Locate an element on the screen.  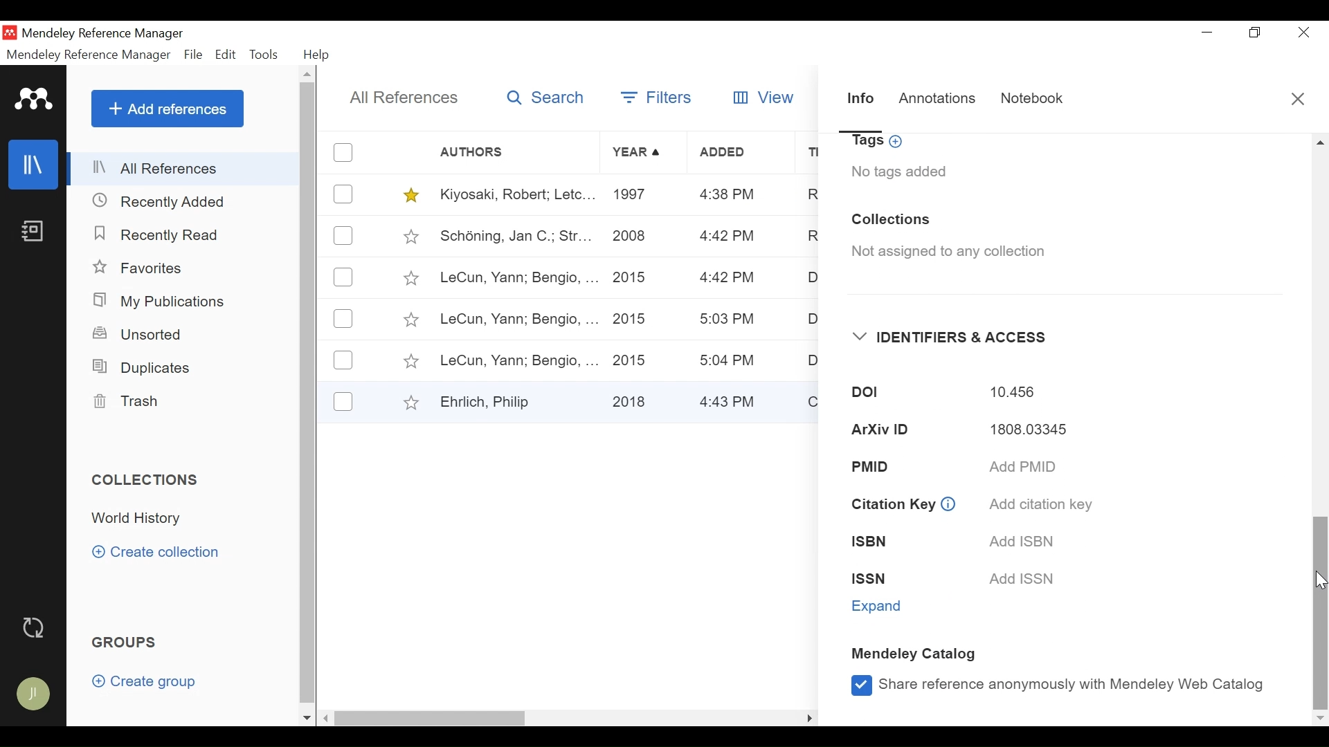
Unsorted is located at coordinates (138, 335).